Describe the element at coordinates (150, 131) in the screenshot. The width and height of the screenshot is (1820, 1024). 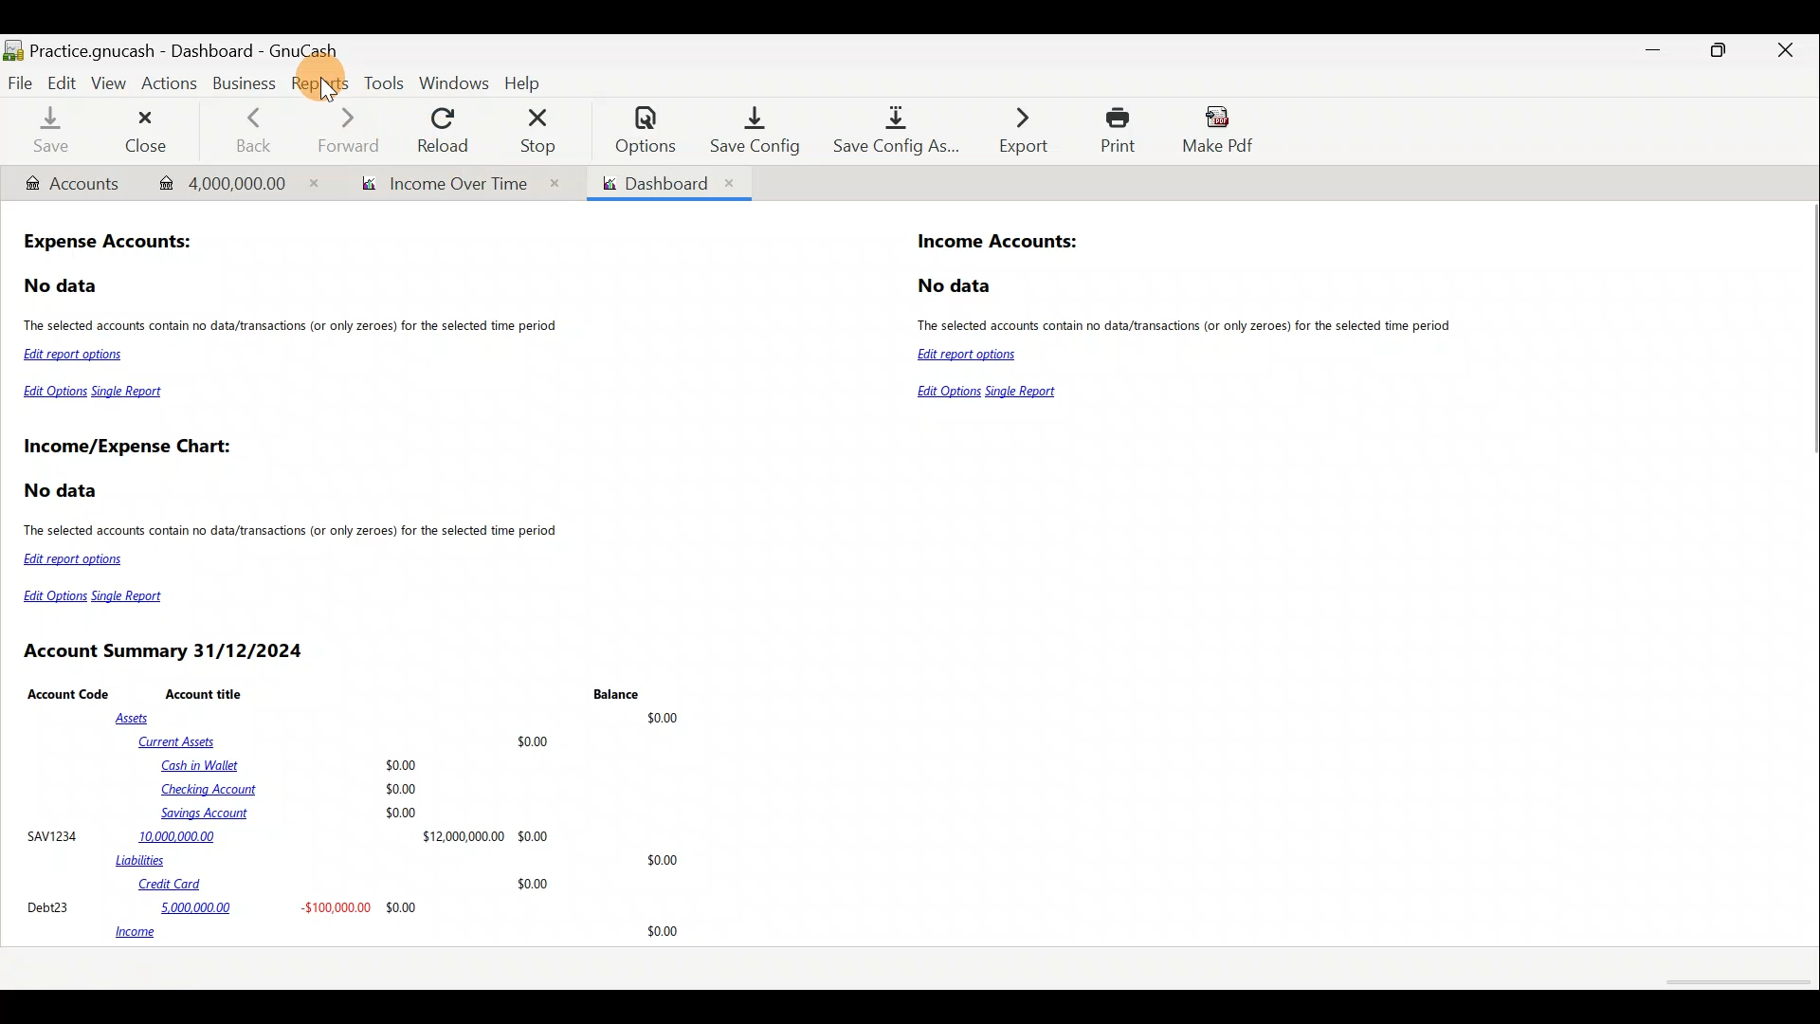
I see `Close` at that location.